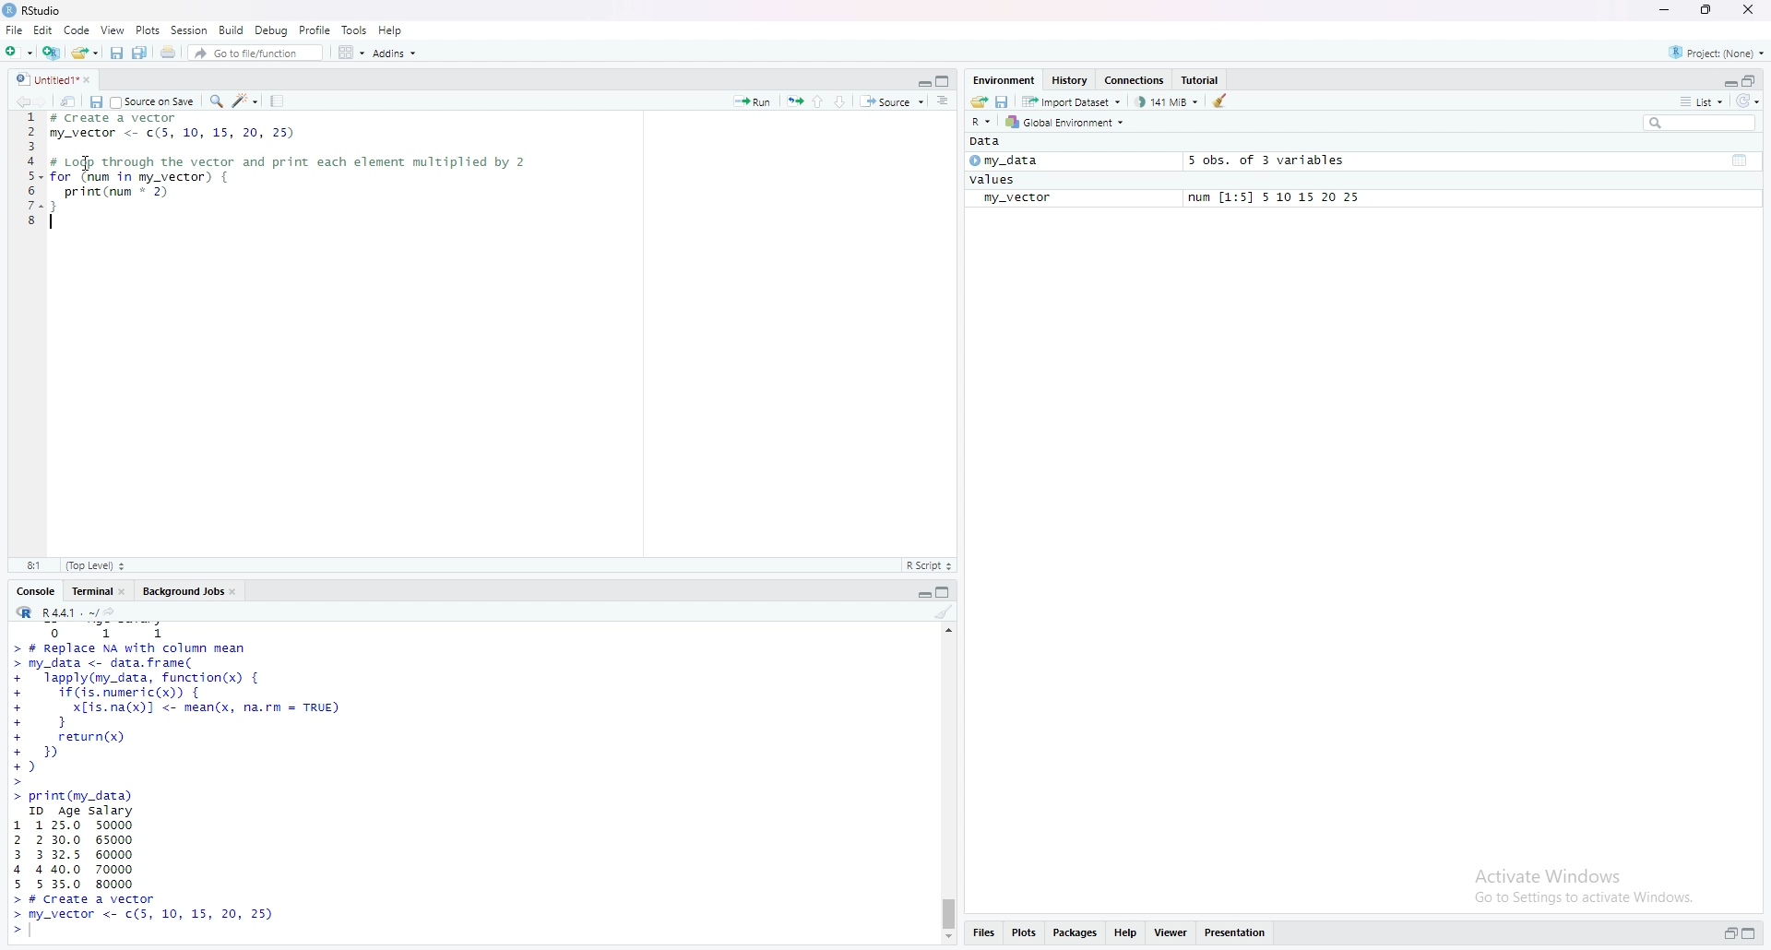 The height and width of the screenshot is (950, 1771). Describe the element at coordinates (931, 566) in the screenshot. I see `R Script ` at that location.